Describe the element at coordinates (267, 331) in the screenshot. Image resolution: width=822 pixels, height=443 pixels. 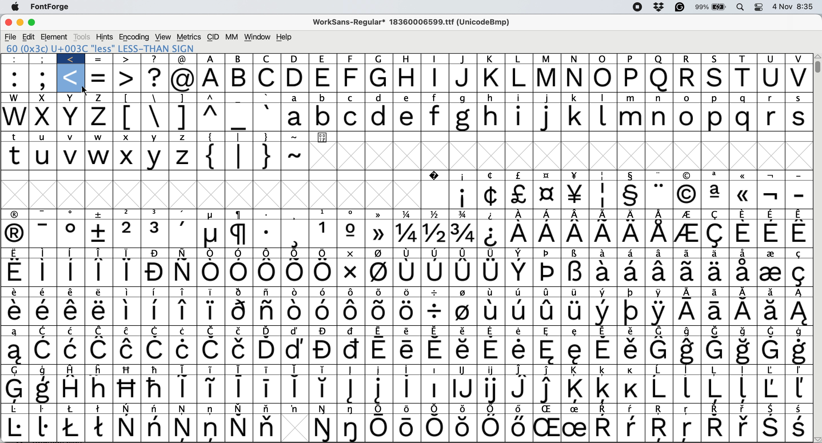
I see `Symbol` at that location.